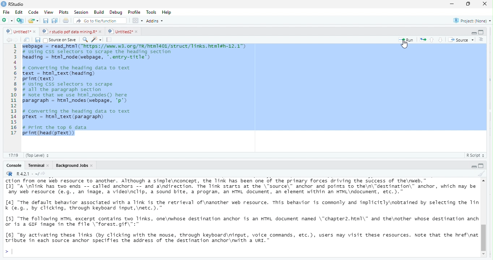  Describe the element at coordinates (6, 12) in the screenshot. I see `File` at that location.